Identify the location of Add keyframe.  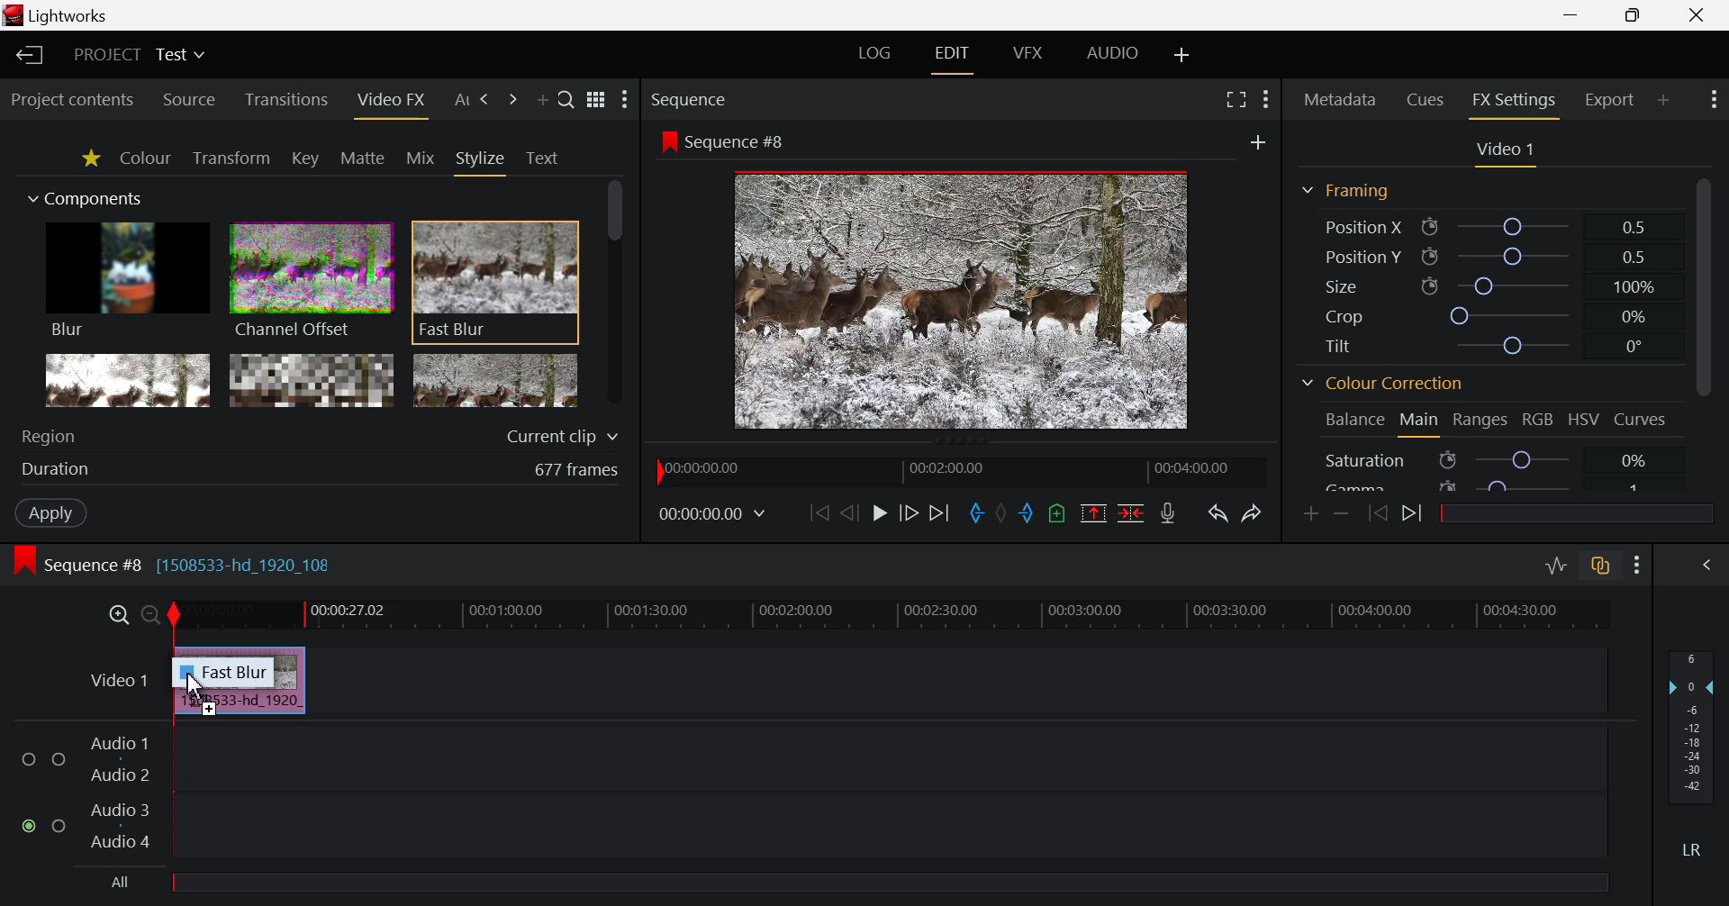
(1309, 517).